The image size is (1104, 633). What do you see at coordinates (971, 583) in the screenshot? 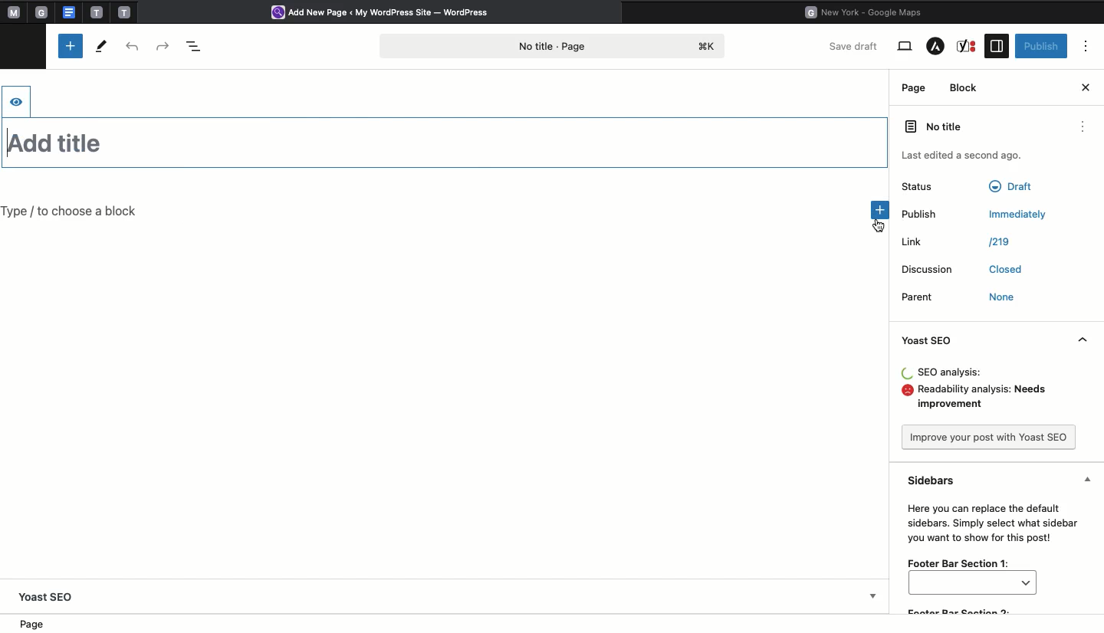
I see `bar` at bounding box center [971, 583].